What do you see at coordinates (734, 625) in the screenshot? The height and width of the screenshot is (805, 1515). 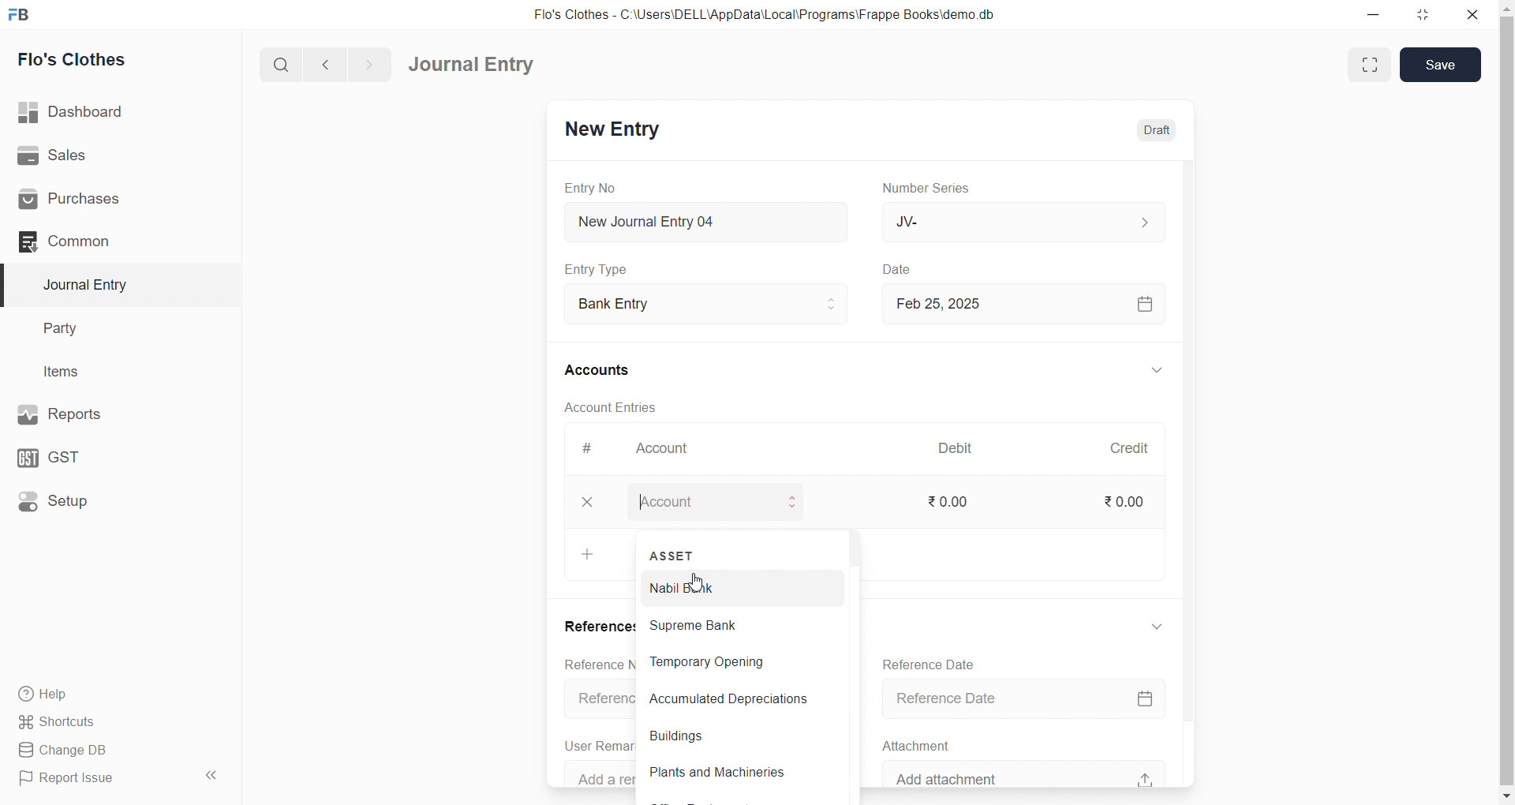 I see `Supreme Bank` at bounding box center [734, 625].